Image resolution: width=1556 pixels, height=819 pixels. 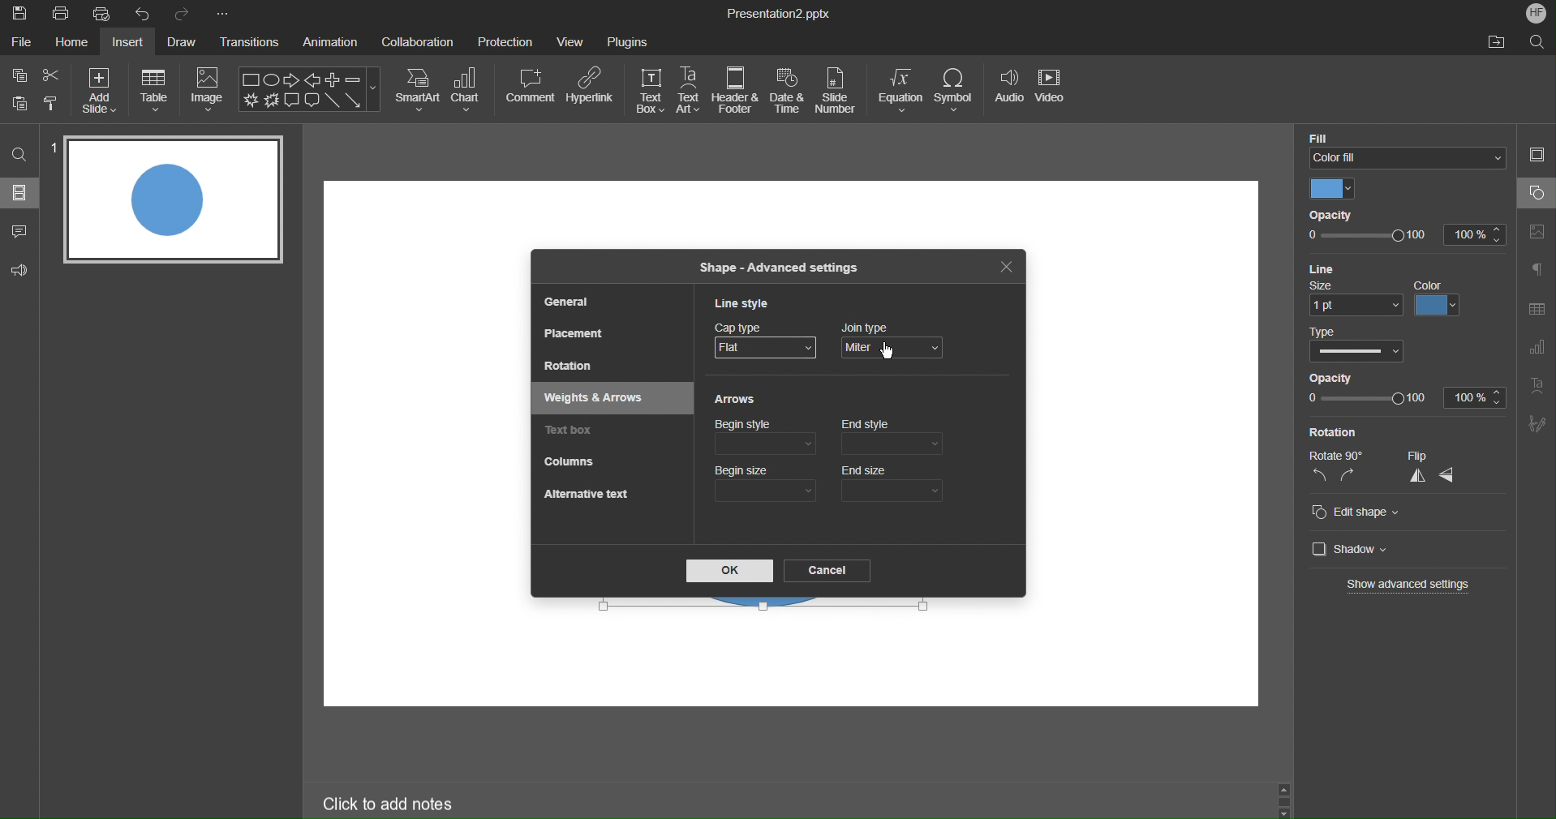 I want to click on Transitions, so click(x=251, y=44).